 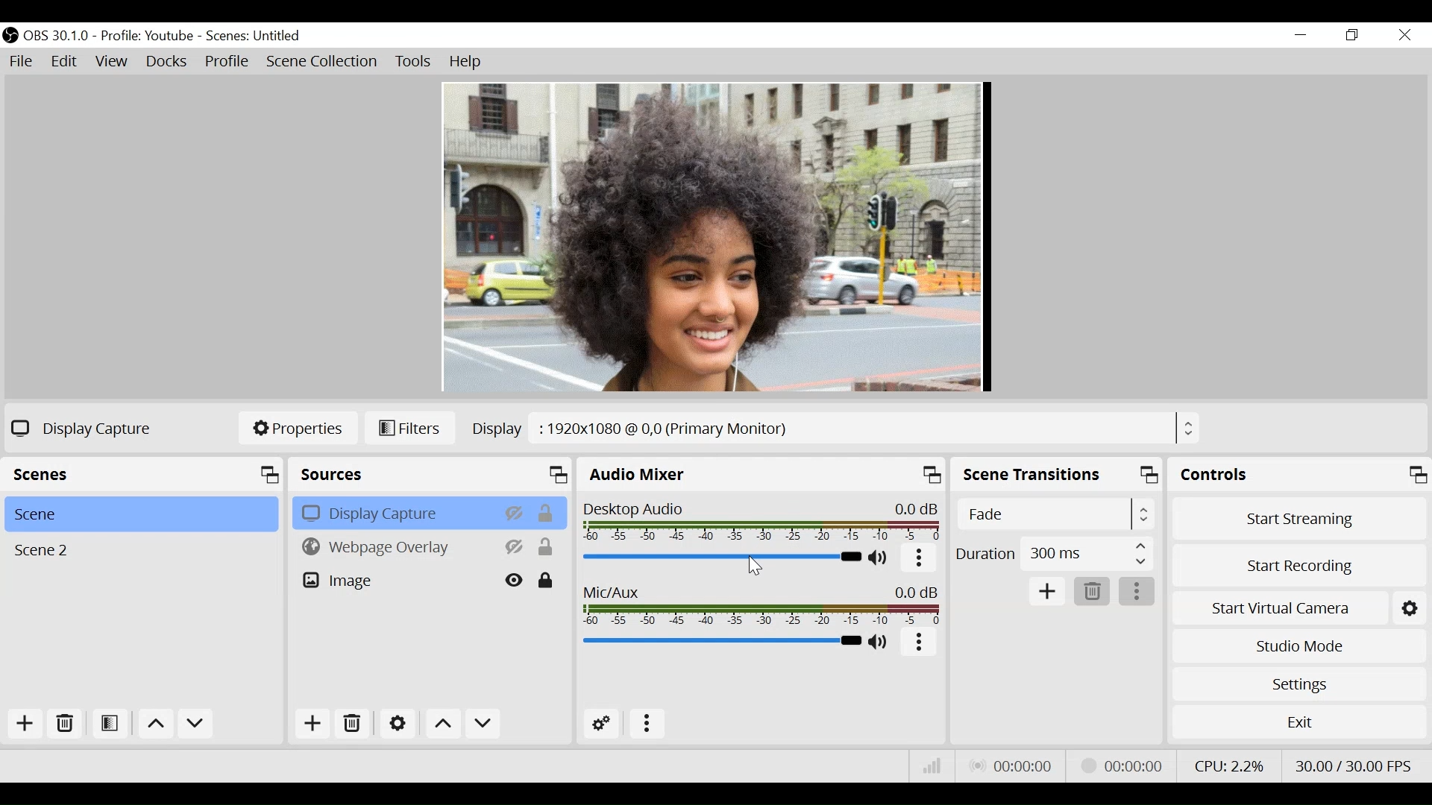 I want to click on Docks, so click(x=167, y=62).